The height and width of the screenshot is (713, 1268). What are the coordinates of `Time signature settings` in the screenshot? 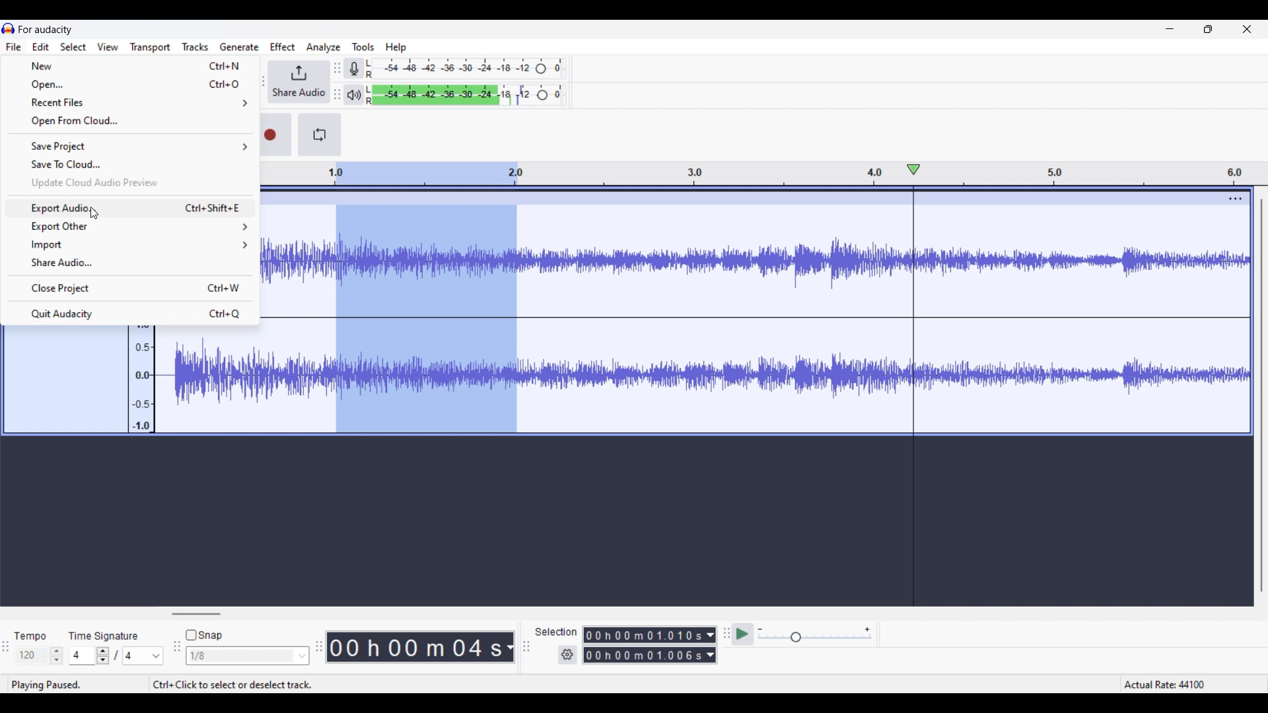 It's located at (116, 656).